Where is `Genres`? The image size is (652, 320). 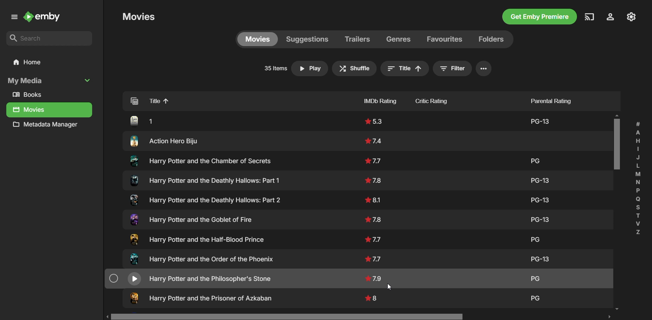
Genres is located at coordinates (400, 39).